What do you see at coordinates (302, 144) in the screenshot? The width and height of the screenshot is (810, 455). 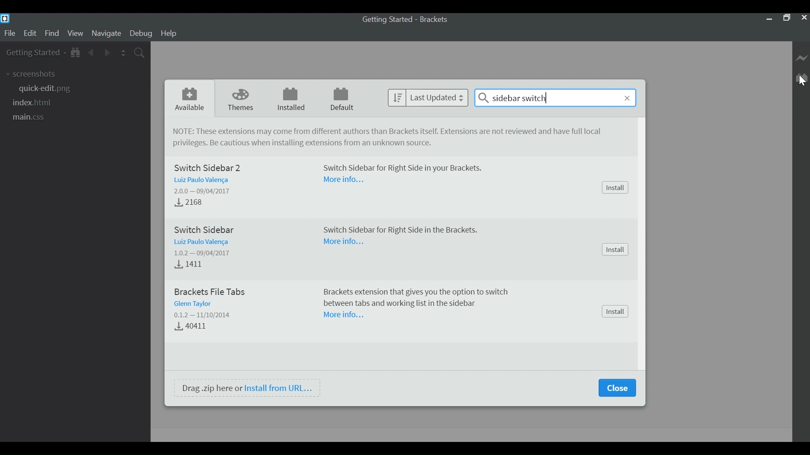 I see `Be cautious when installing extensions from unkown source` at bounding box center [302, 144].